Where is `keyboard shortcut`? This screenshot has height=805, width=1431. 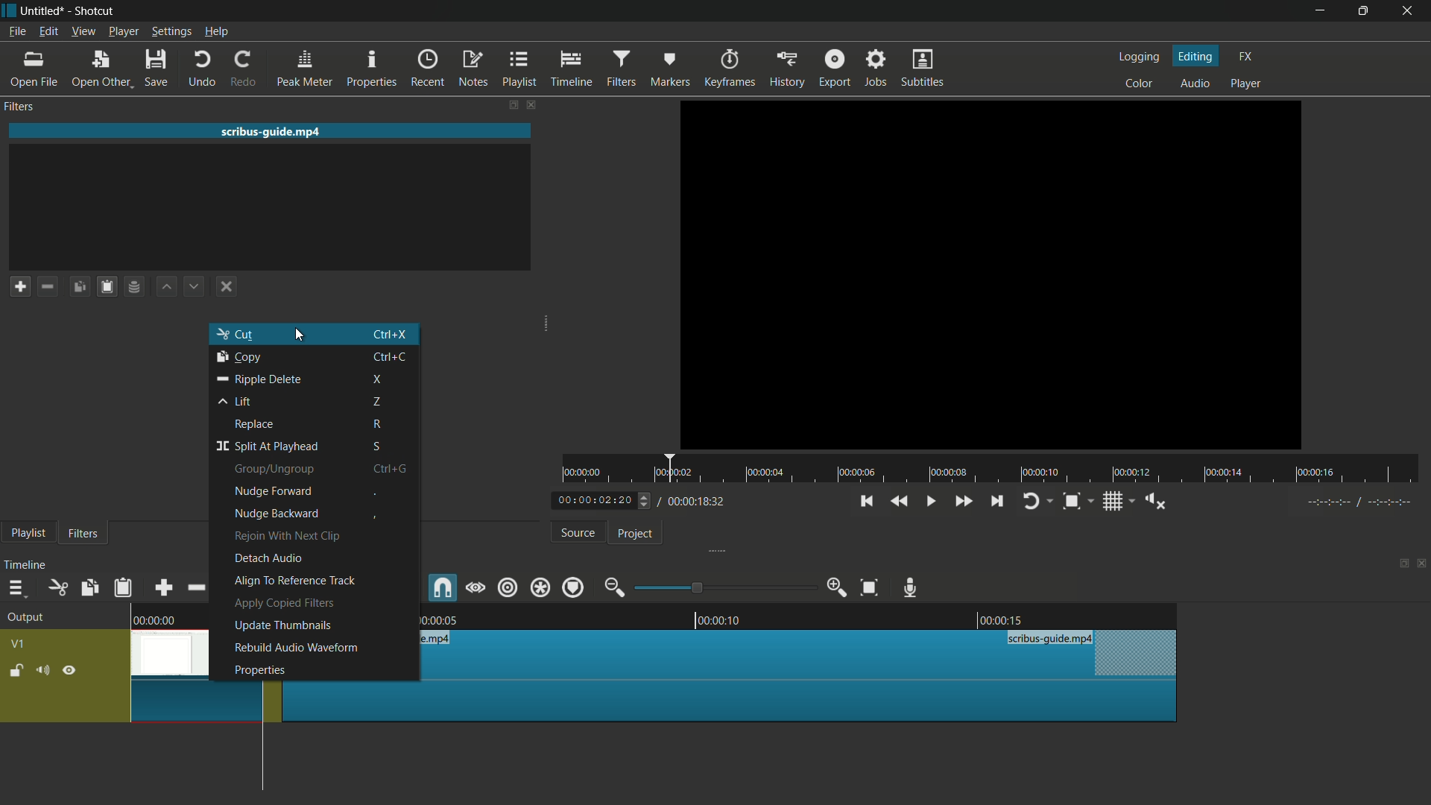
keyboard shortcut is located at coordinates (379, 379).